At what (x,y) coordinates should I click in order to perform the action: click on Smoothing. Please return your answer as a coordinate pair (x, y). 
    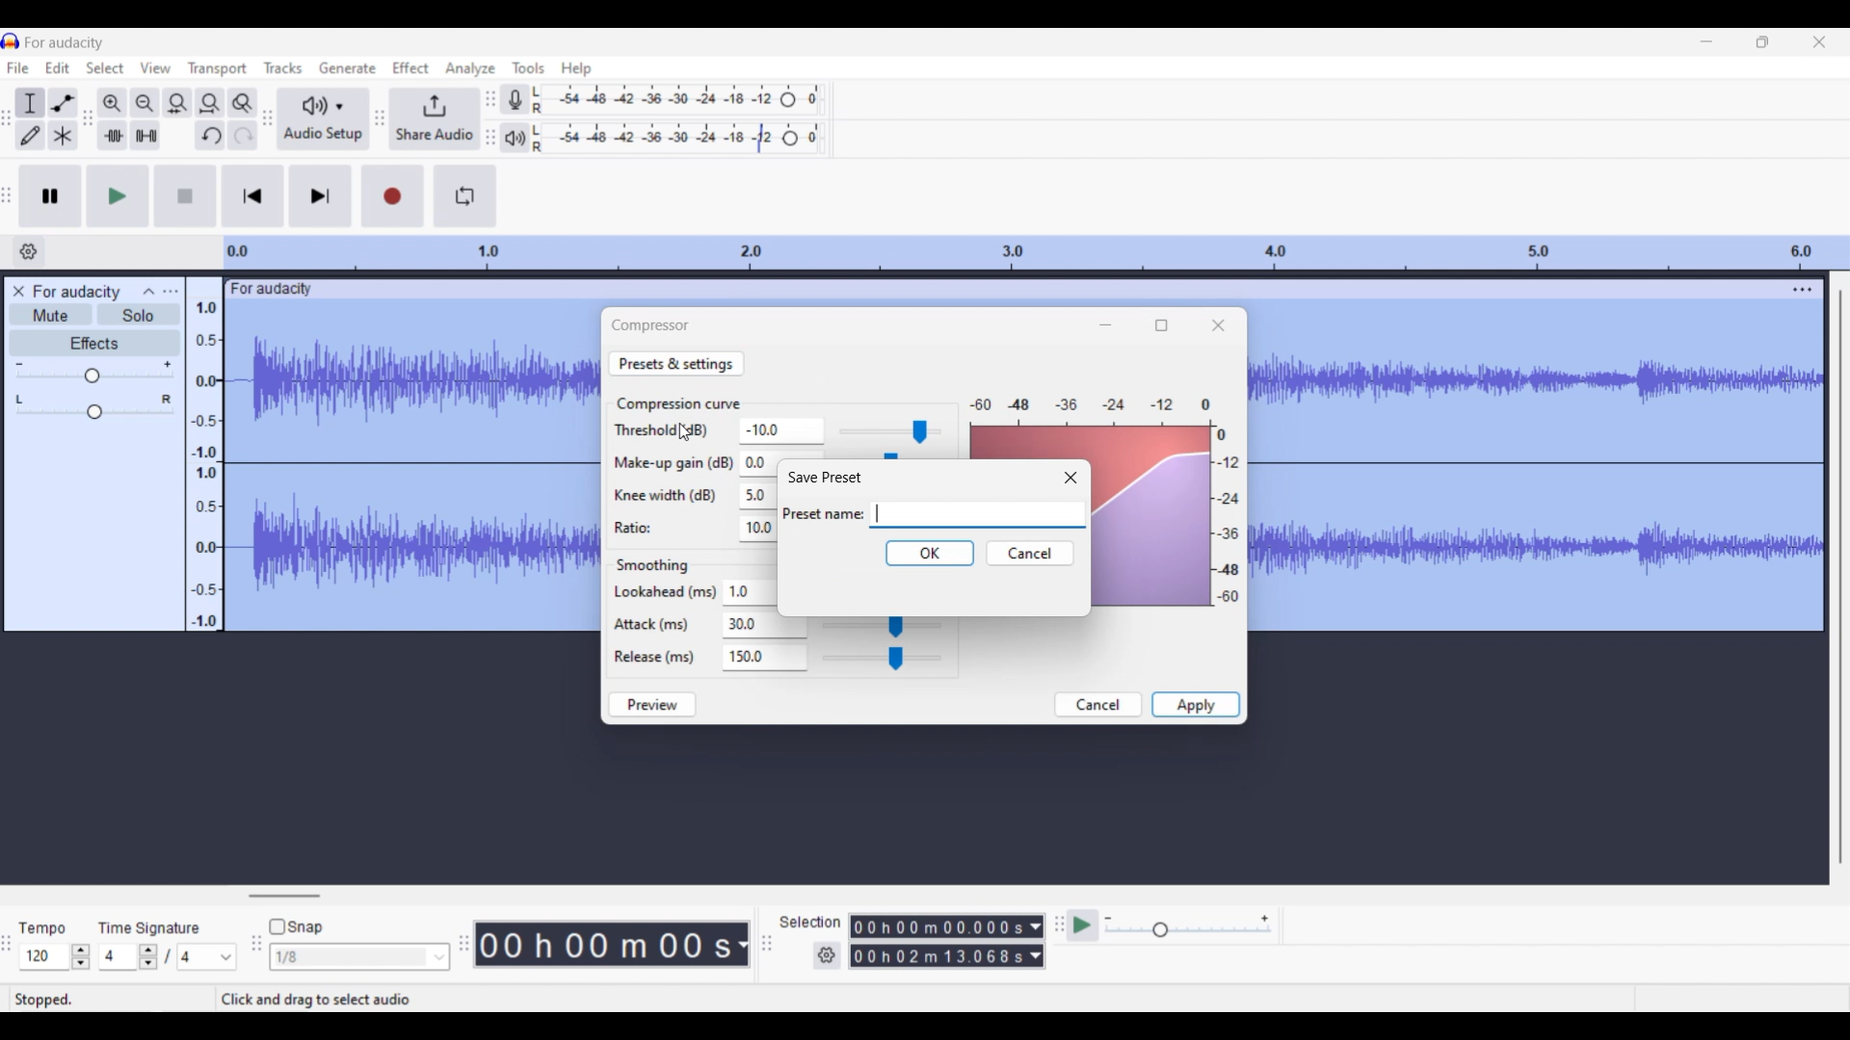
    Looking at the image, I should click on (652, 566).